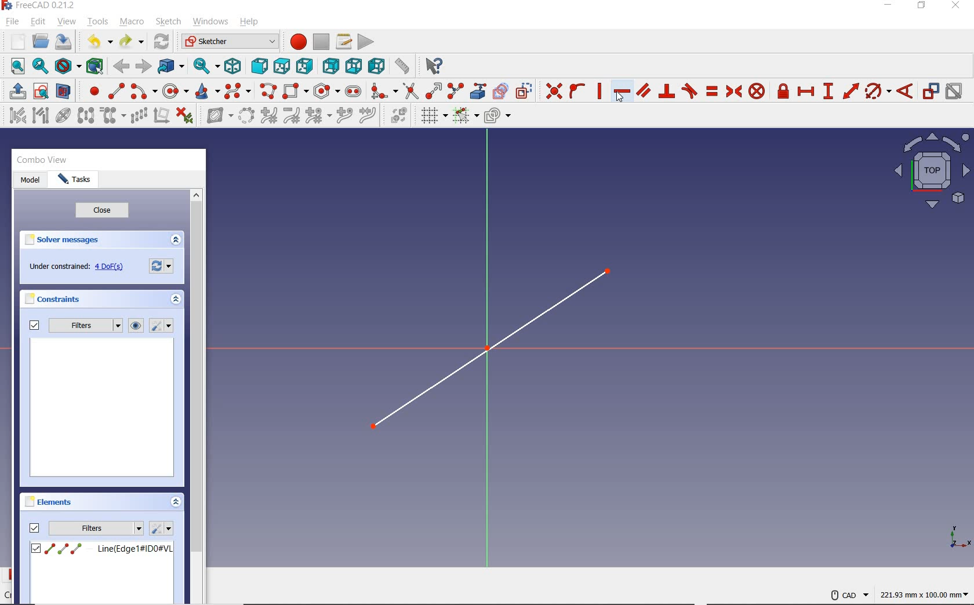 The image size is (974, 605). What do you see at coordinates (64, 115) in the screenshot?
I see `SHOW/HIDE INTERNAL GEOMETRY` at bounding box center [64, 115].